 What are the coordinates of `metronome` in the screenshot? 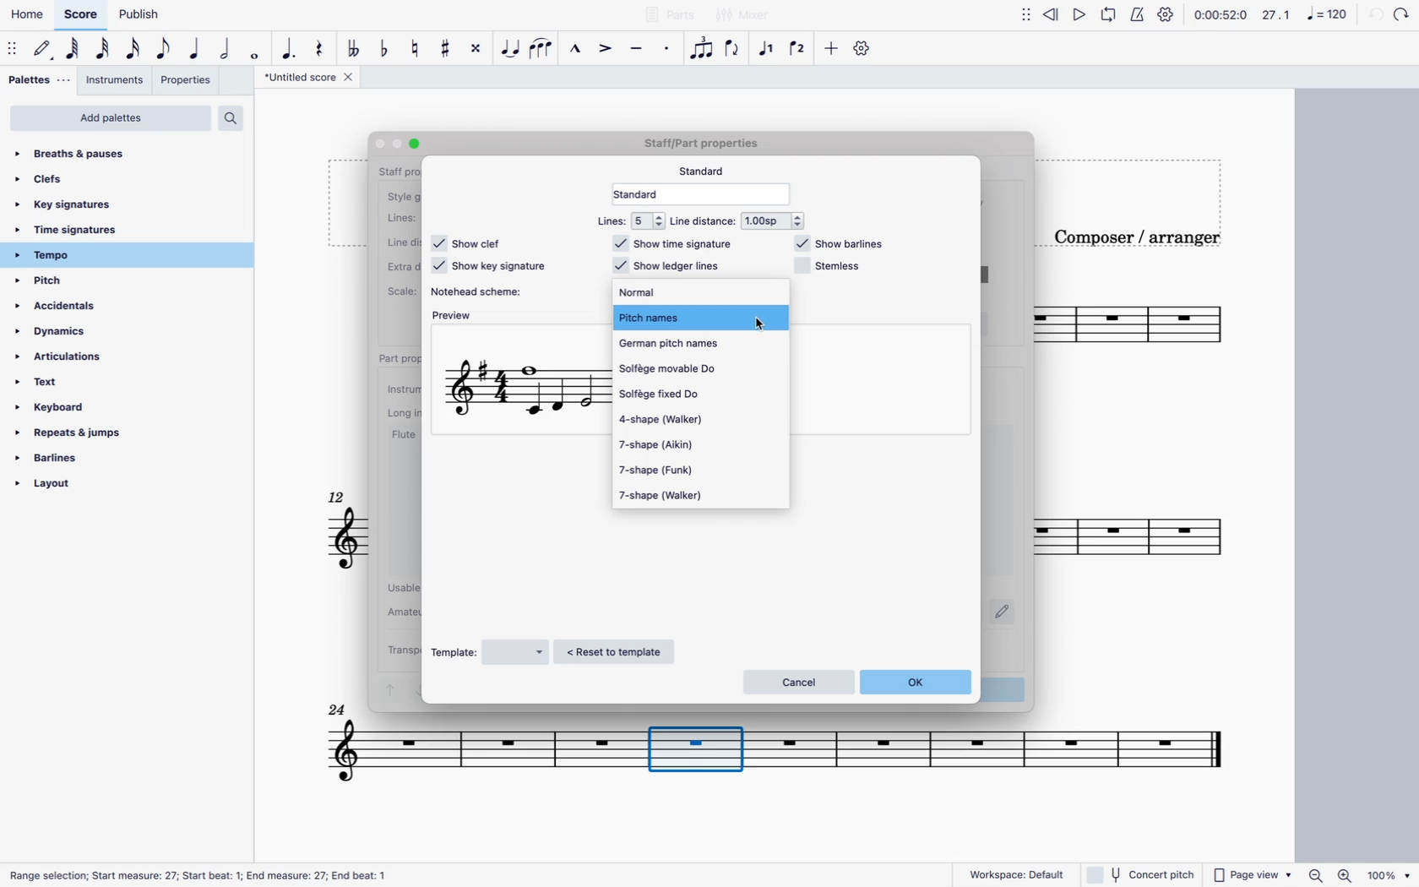 It's located at (1141, 14).